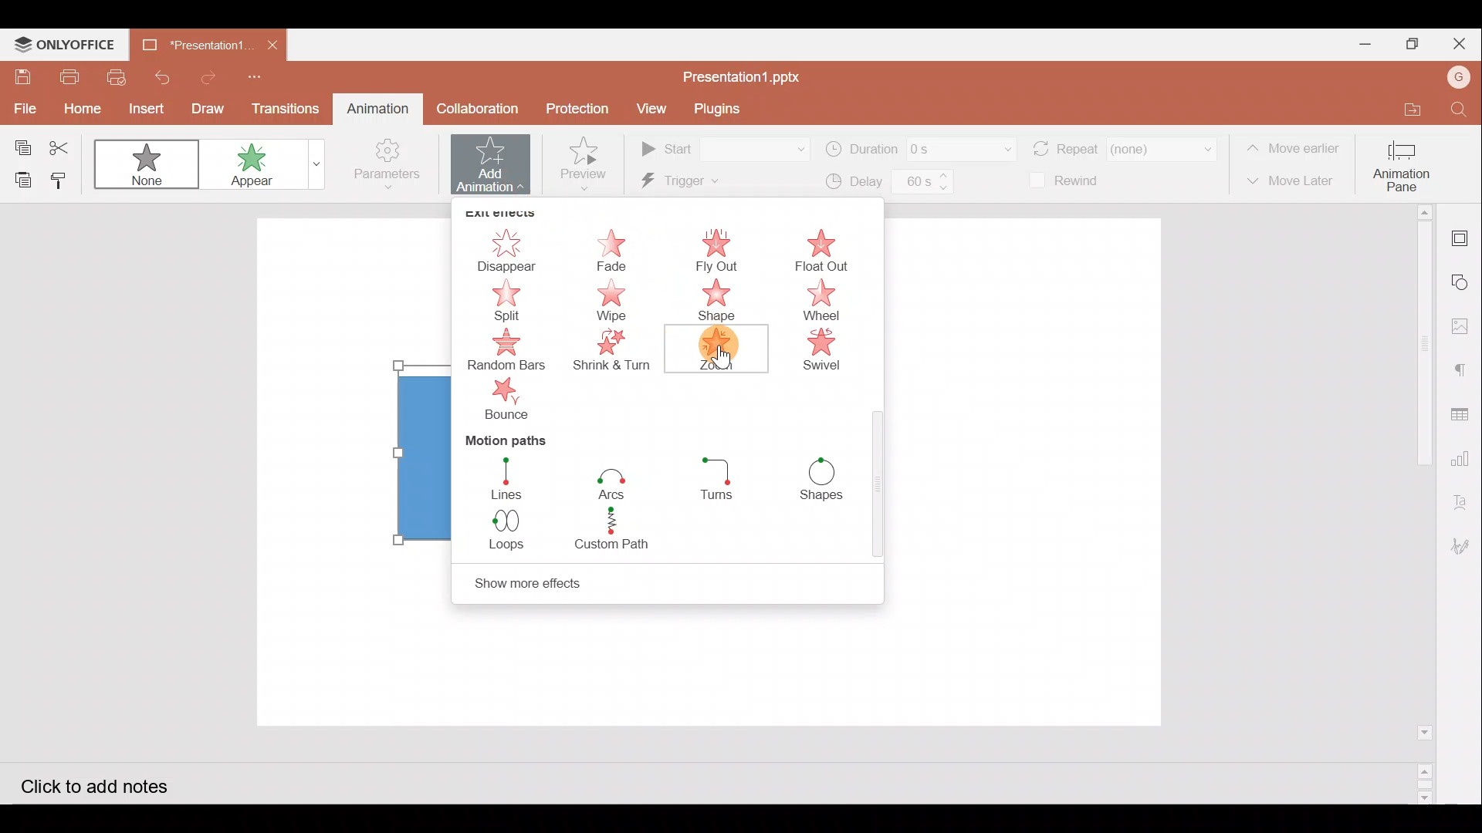 The image size is (1482, 833). Describe the element at coordinates (68, 45) in the screenshot. I see `ONLYOFFICE` at that location.